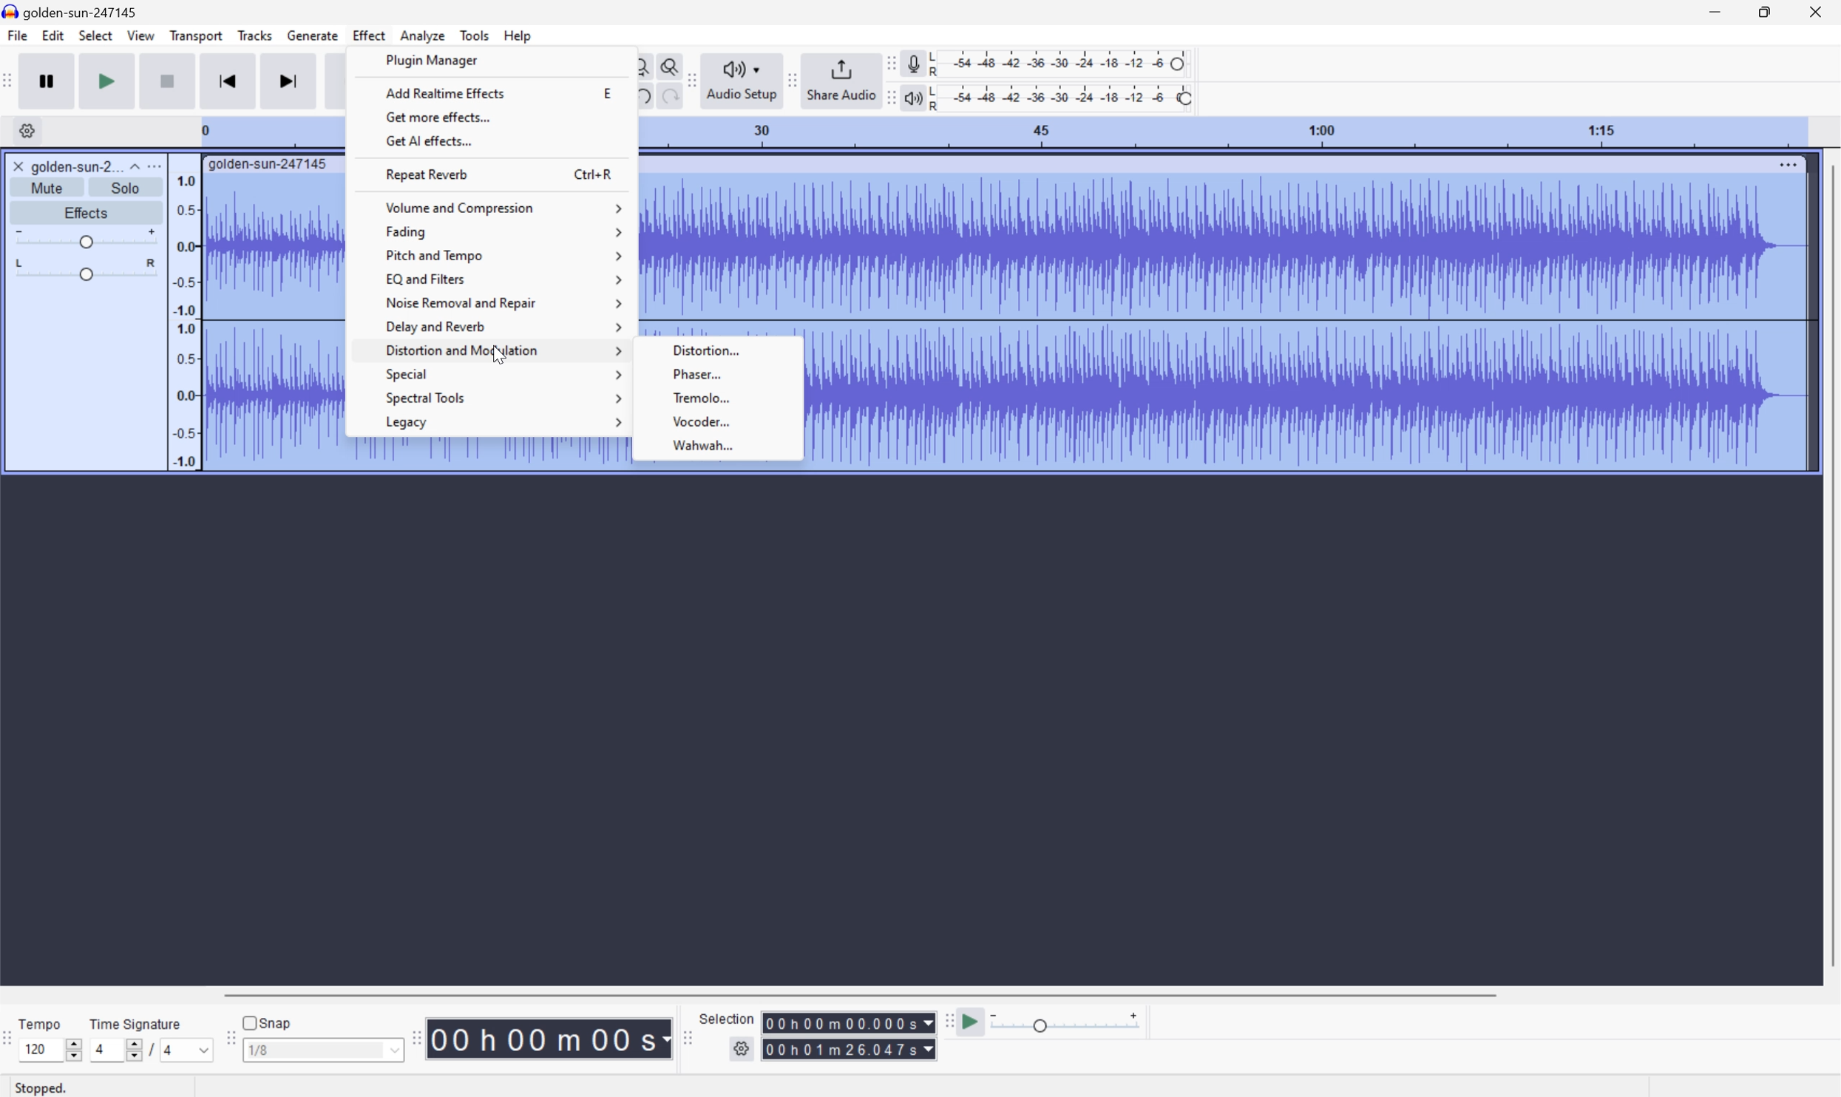 This screenshot has width=1841, height=1097. I want to click on Volume and compression, so click(503, 204).